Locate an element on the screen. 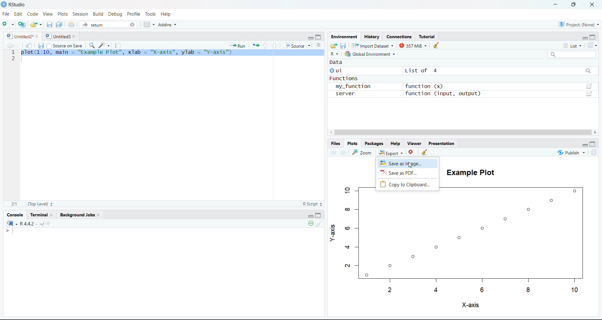  Find/Replace is located at coordinates (91, 45).